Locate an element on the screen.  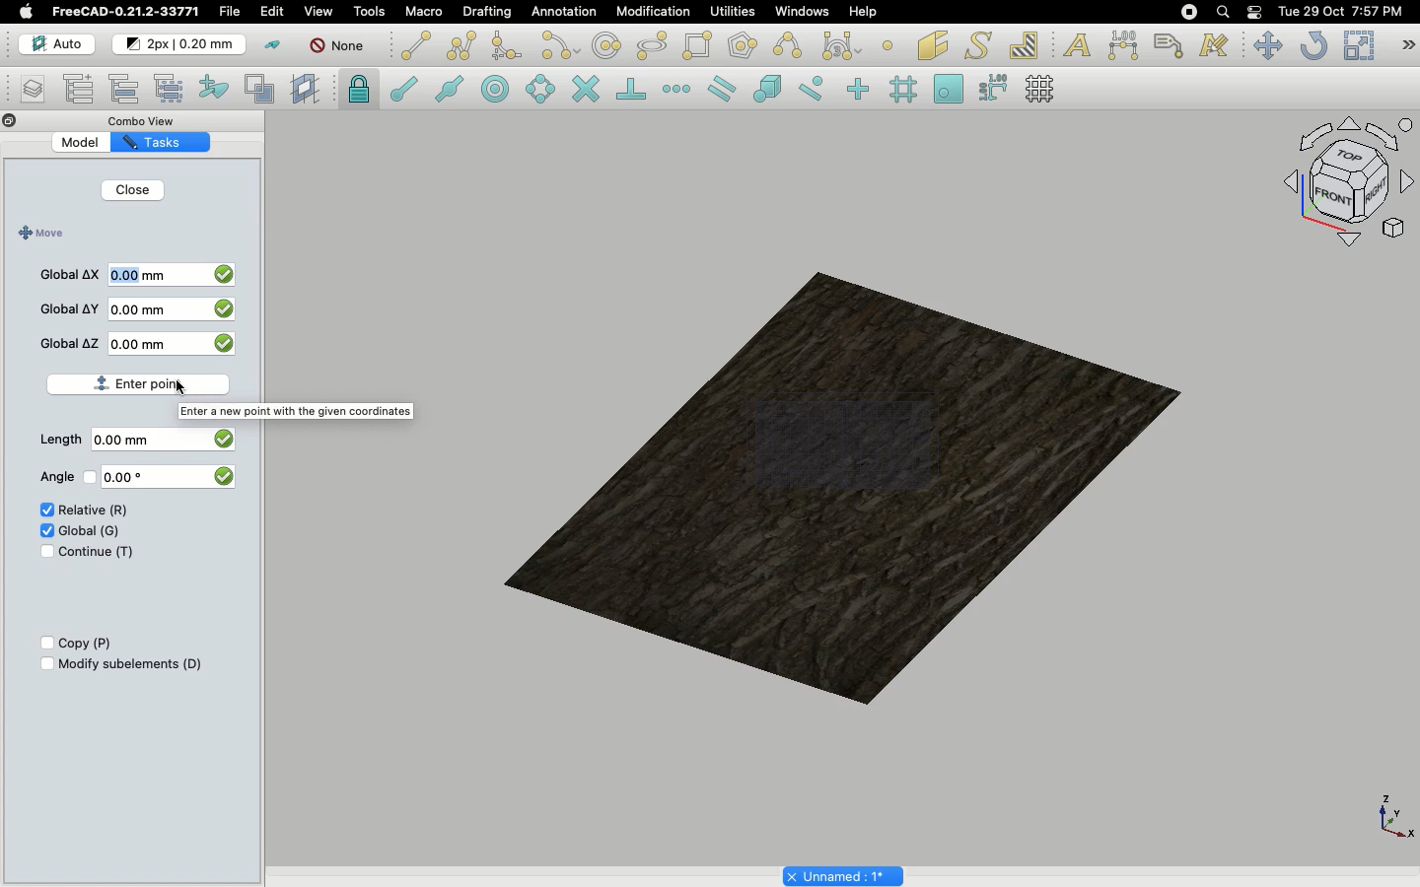
Close is located at coordinates (10, 122).